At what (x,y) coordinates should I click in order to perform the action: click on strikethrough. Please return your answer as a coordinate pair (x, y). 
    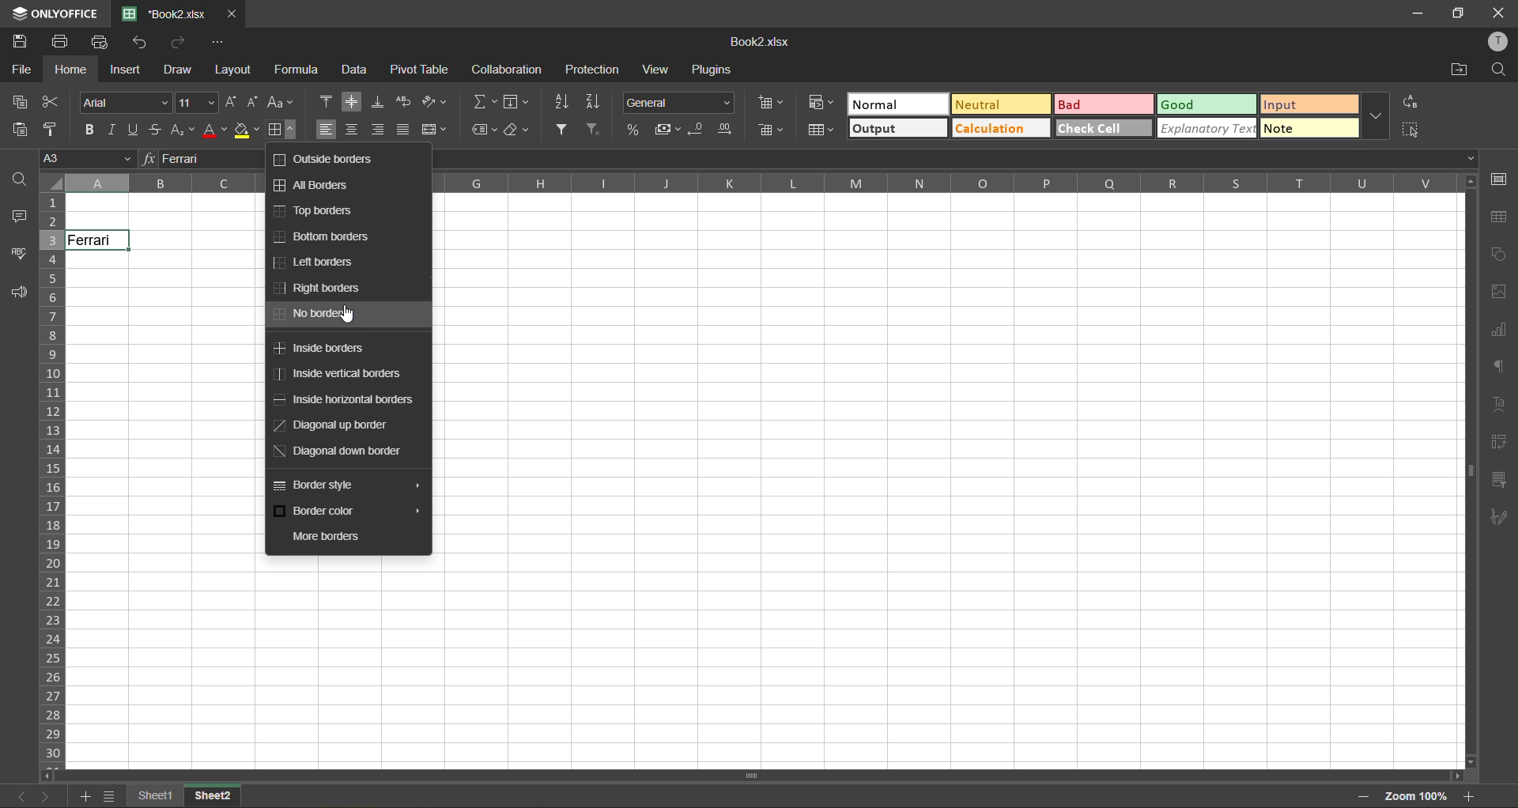
    Looking at the image, I should click on (157, 130).